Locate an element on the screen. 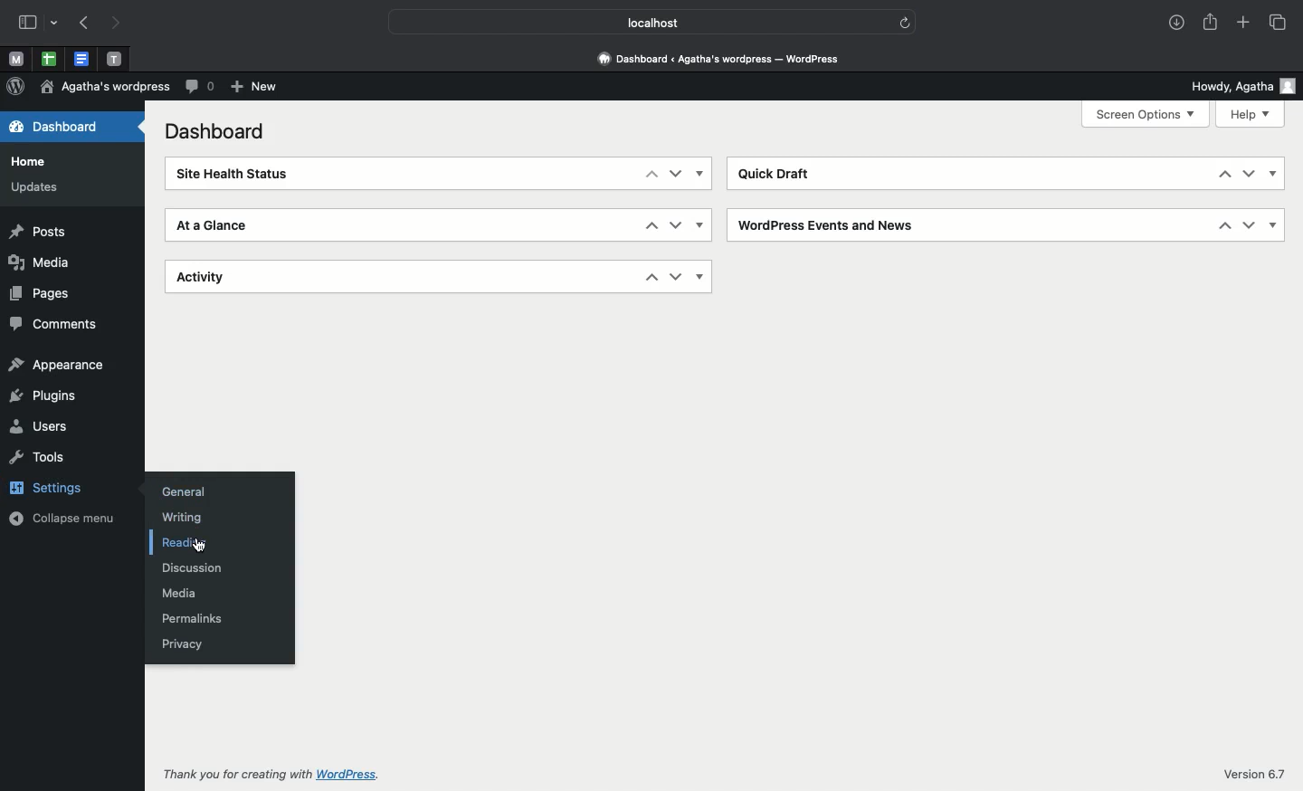 Image resolution: width=1303 pixels, height=791 pixels. Thank you for creating with Wordpress is located at coordinates (274, 774).